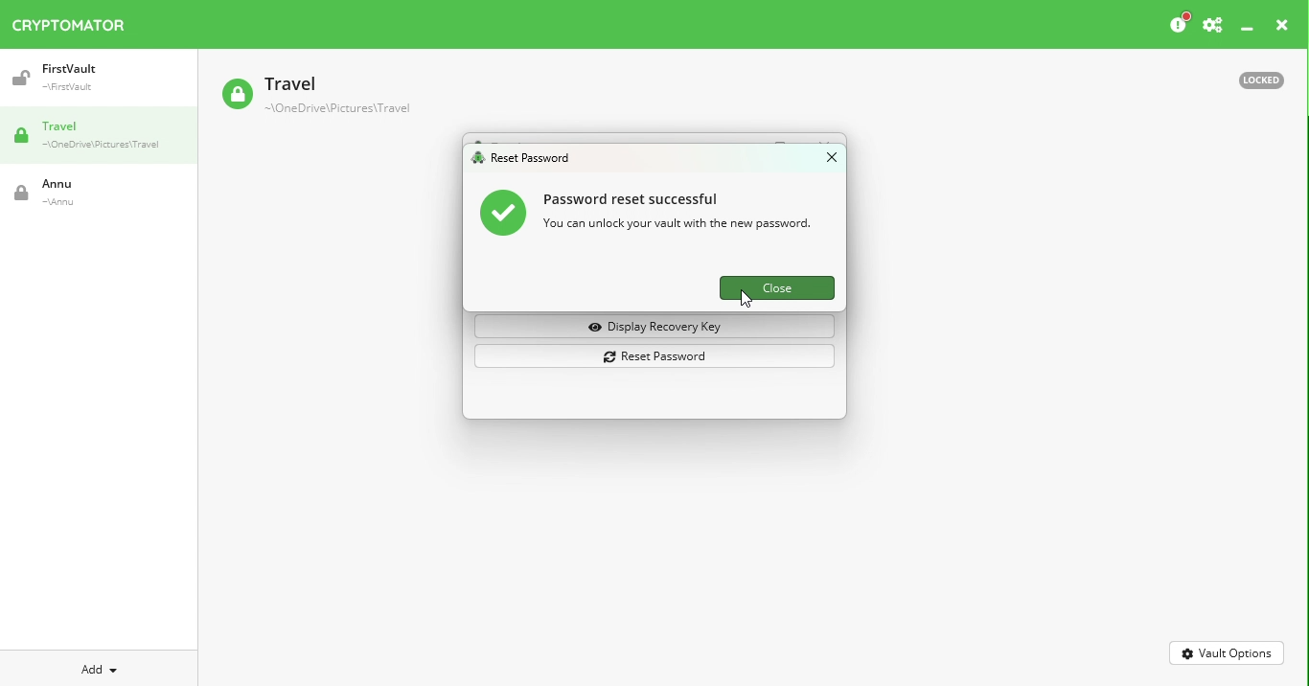 The image size is (1309, 686). I want to click on Locked, so click(1252, 79).